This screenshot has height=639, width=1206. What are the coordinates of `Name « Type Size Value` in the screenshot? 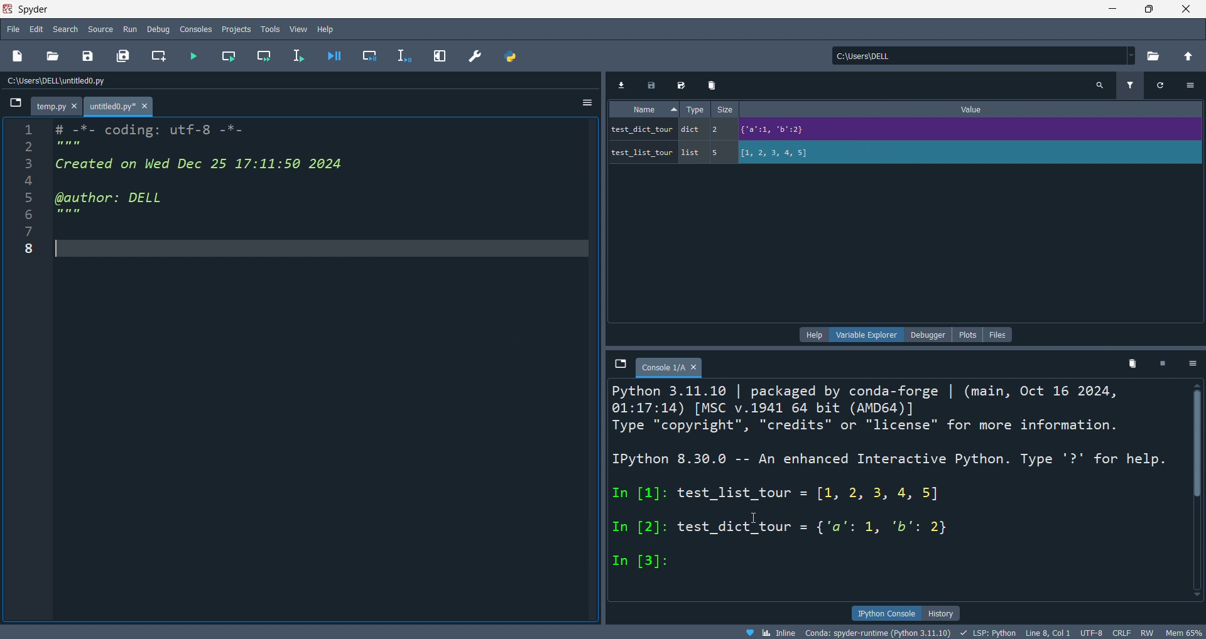 It's located at (818, 111).